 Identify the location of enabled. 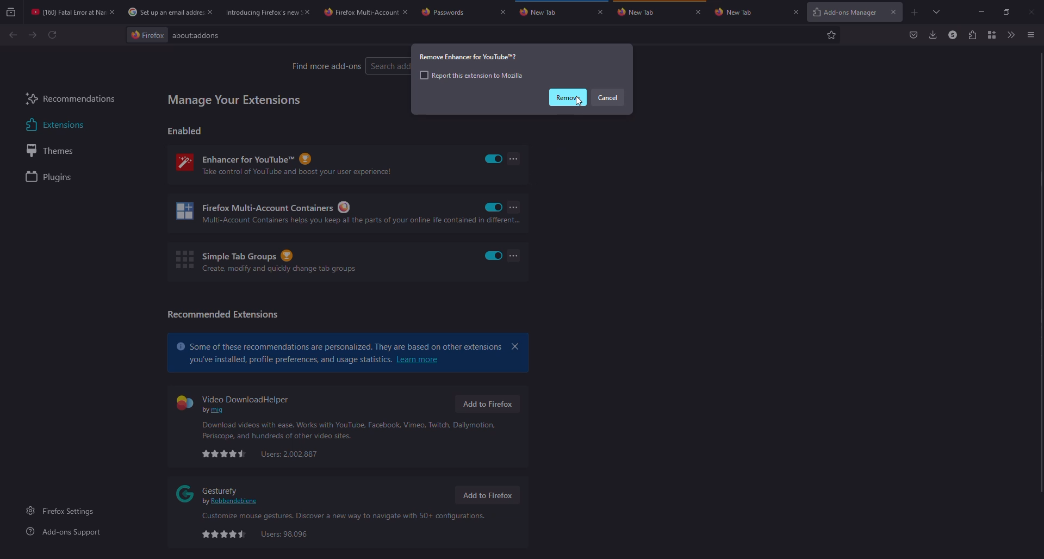
(494, 159).